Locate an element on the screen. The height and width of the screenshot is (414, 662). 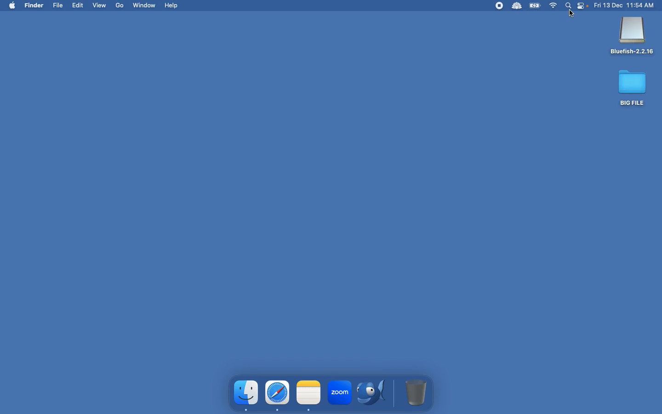
Window is located at coordinates (145, 5).